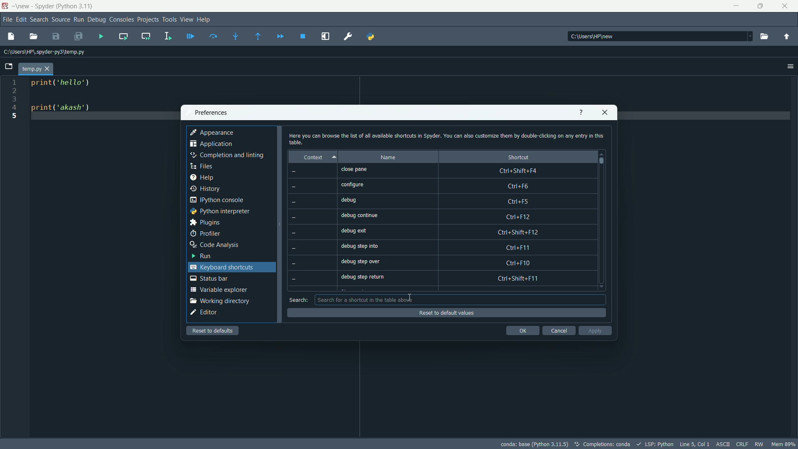  I want to click on prefrences, so click(211, 113).